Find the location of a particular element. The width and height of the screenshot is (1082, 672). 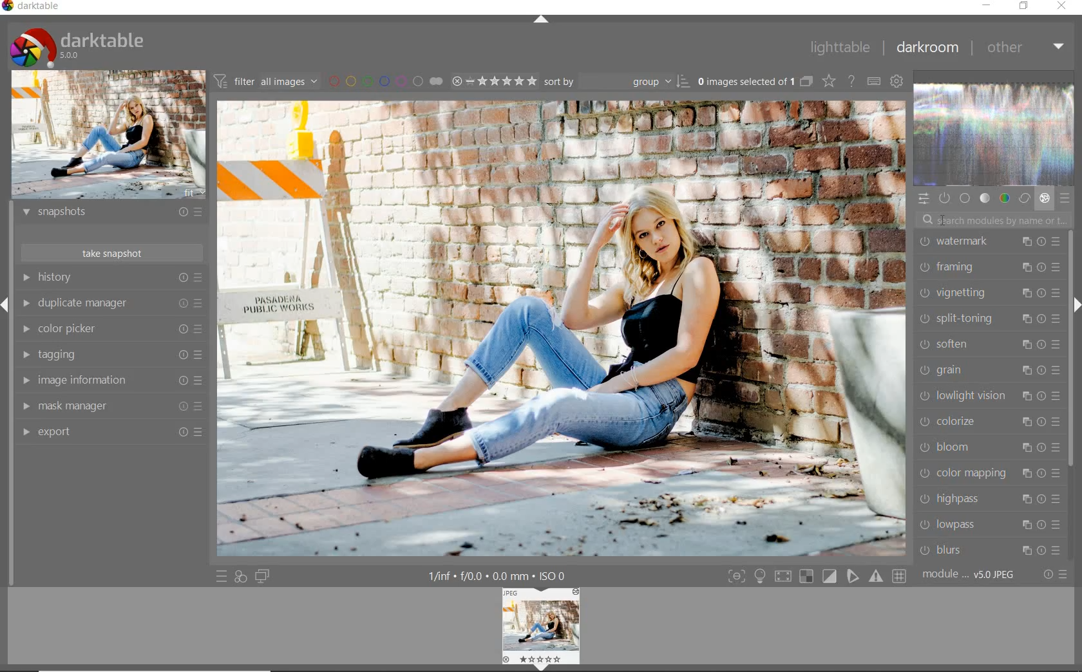

history is located at coordinates (111, 279).